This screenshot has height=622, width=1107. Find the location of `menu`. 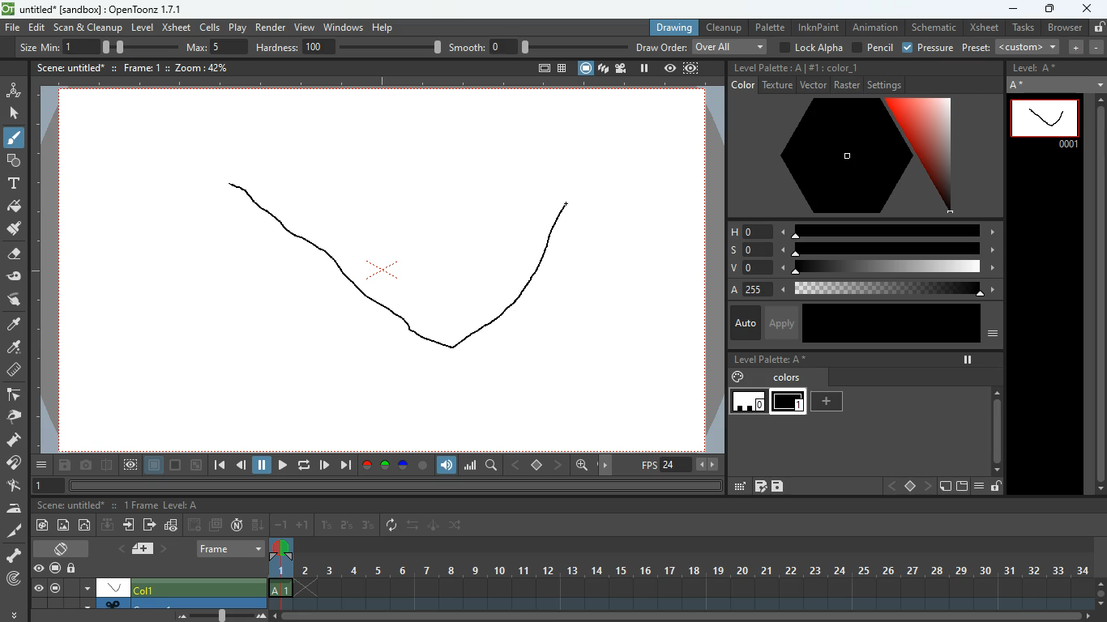

menu is located at coordinates (43, 465).